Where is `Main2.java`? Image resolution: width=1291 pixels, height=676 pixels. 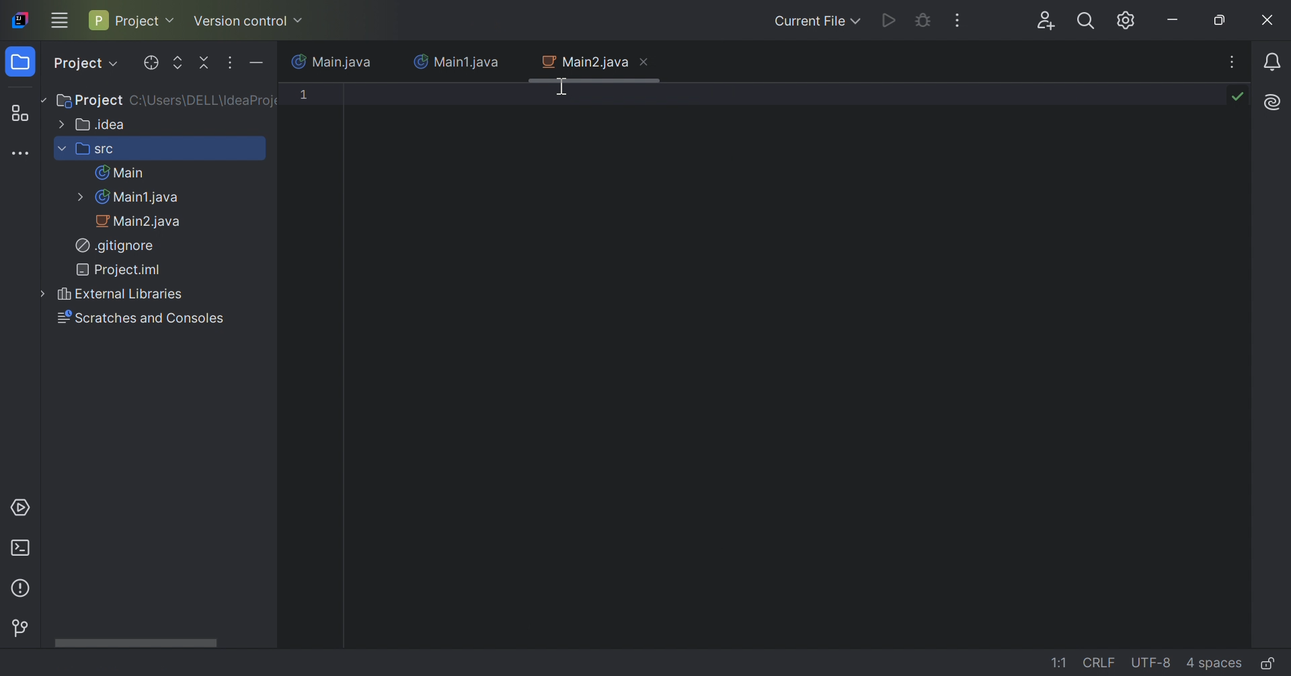
Main2.java is located at coordinates (140, 223).